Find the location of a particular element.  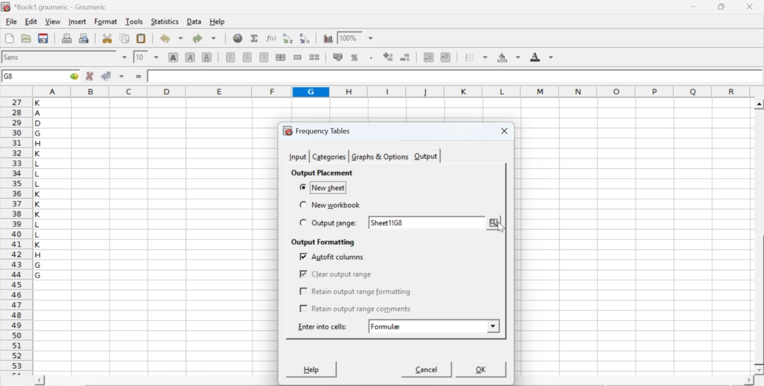

insert is located at coordinates (76, 21).